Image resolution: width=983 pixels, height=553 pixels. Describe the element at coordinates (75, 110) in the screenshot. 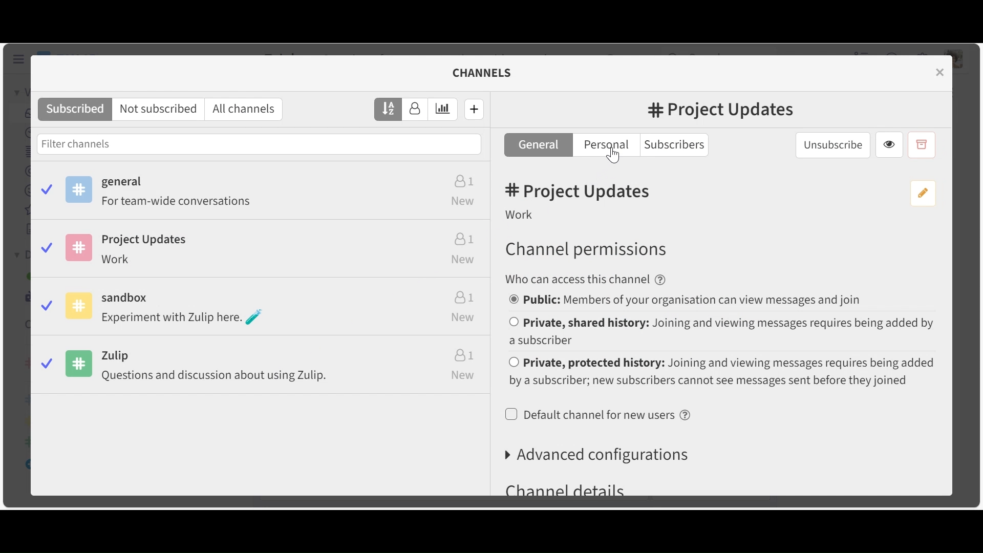

I see `Subscribed channels` at that location.